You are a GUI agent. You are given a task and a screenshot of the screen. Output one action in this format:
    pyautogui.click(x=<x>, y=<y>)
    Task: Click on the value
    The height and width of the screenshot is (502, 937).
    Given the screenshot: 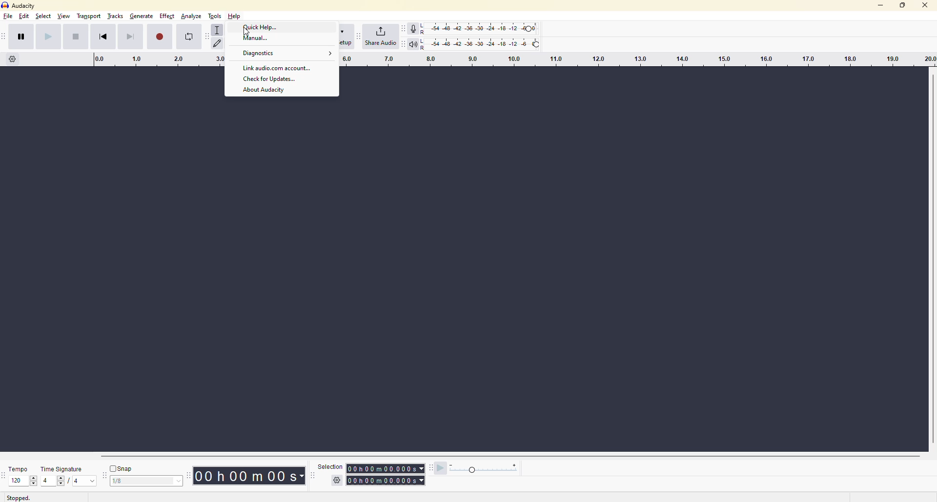 What is the action you would take?
    pyautogui.click(x=145, y=480)
    